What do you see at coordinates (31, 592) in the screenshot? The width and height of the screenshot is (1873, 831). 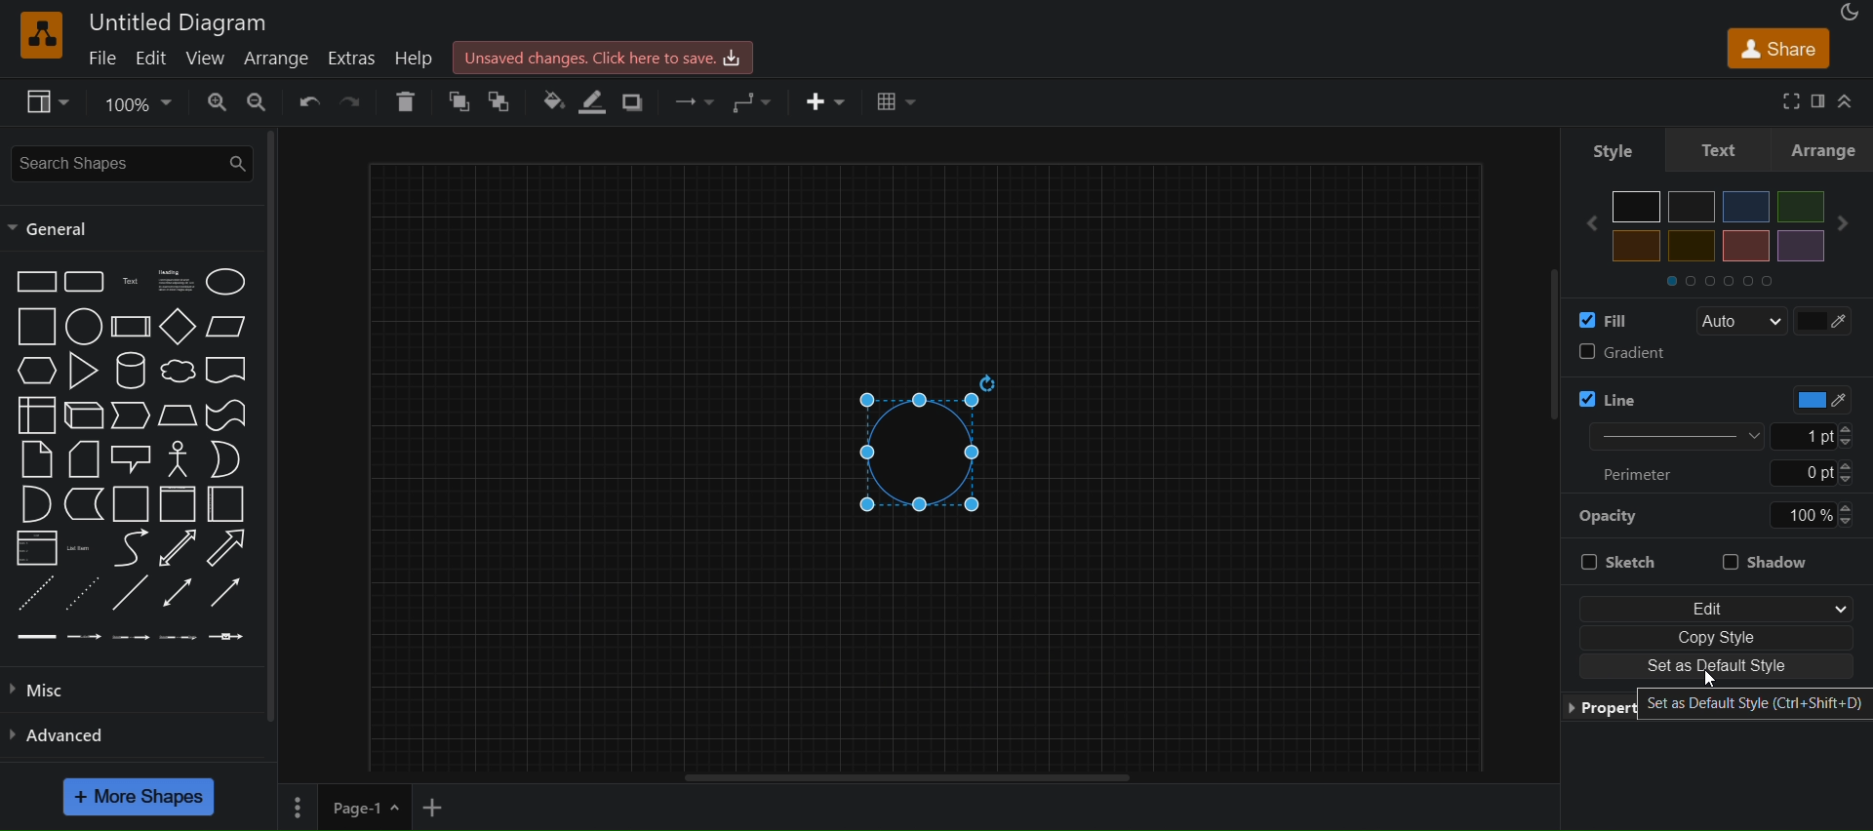 I see `dashed line` at bounding box center [31, 592].